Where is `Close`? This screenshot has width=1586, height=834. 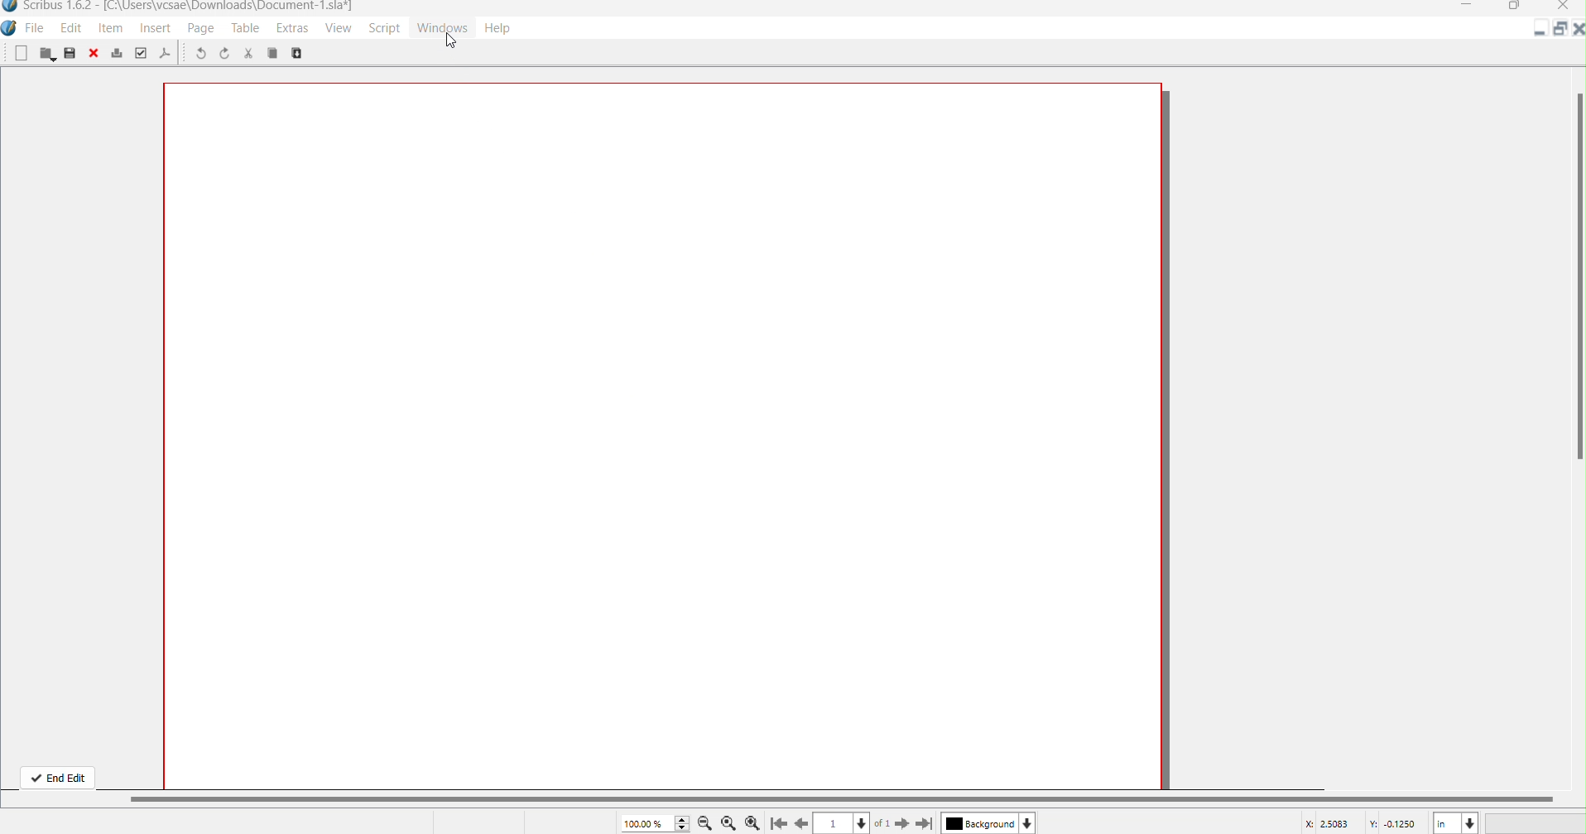 Close is located at coordinates (1565, 7).